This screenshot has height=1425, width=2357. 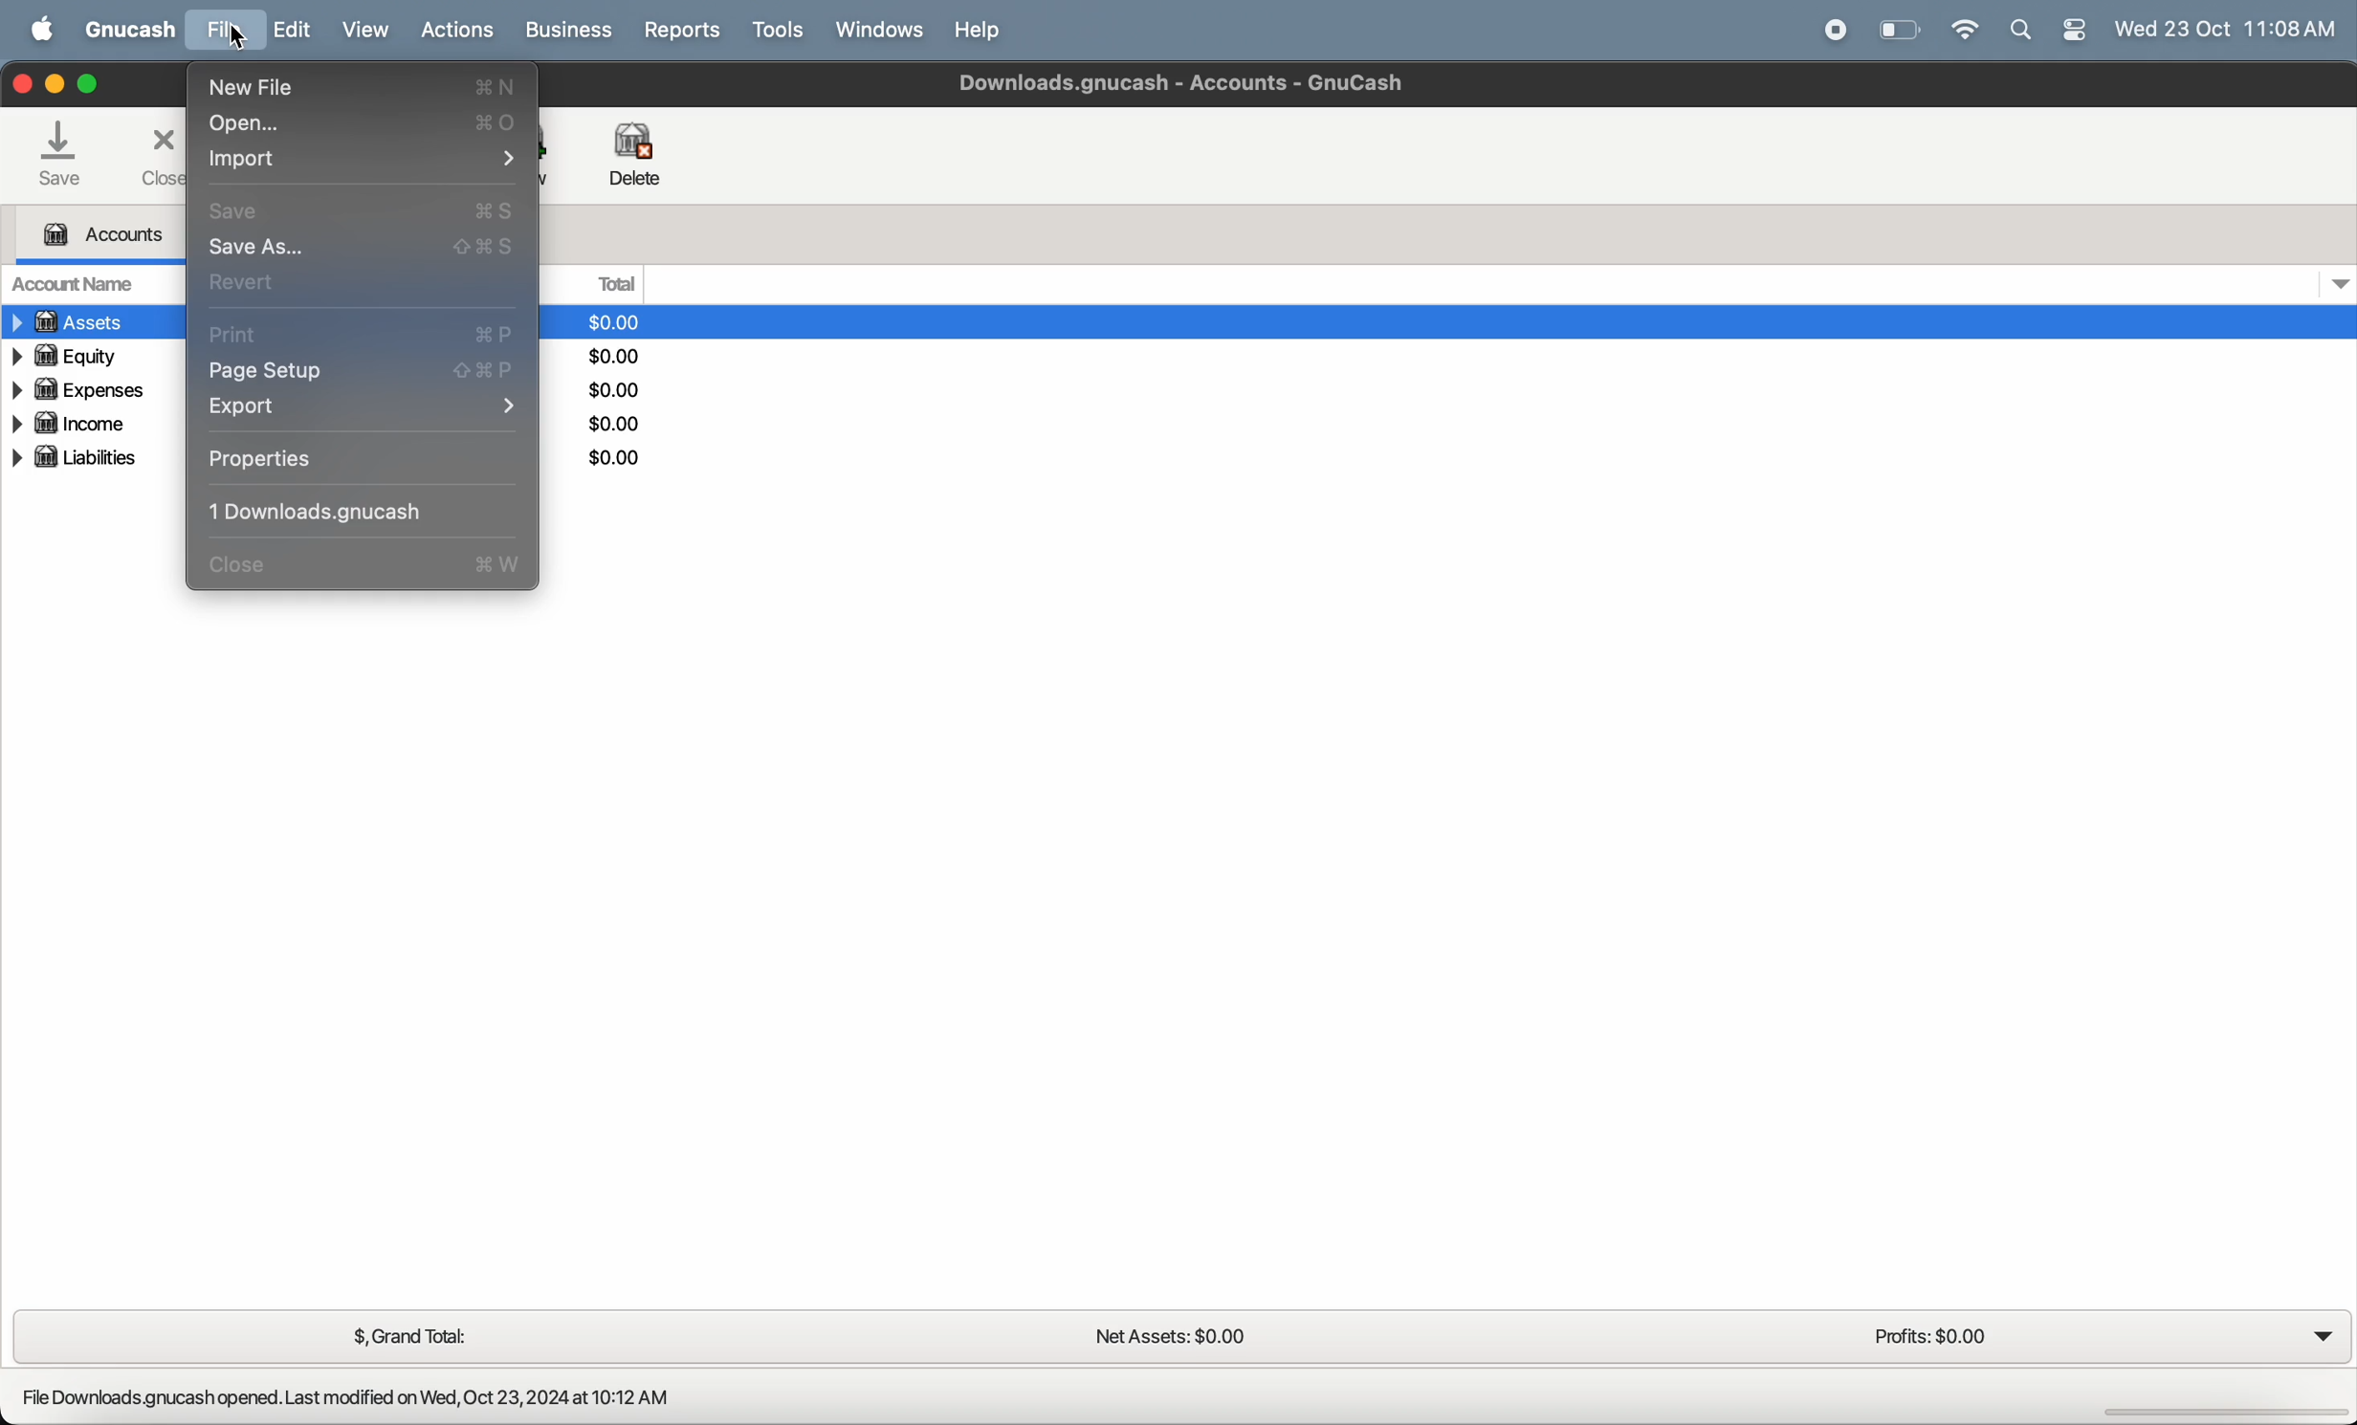 What do you see at coordinates (1180, 79) in the screenshot?
I see `Downloads gnucash - Accounts - Gnucash` at bounding box center [1180, 79].